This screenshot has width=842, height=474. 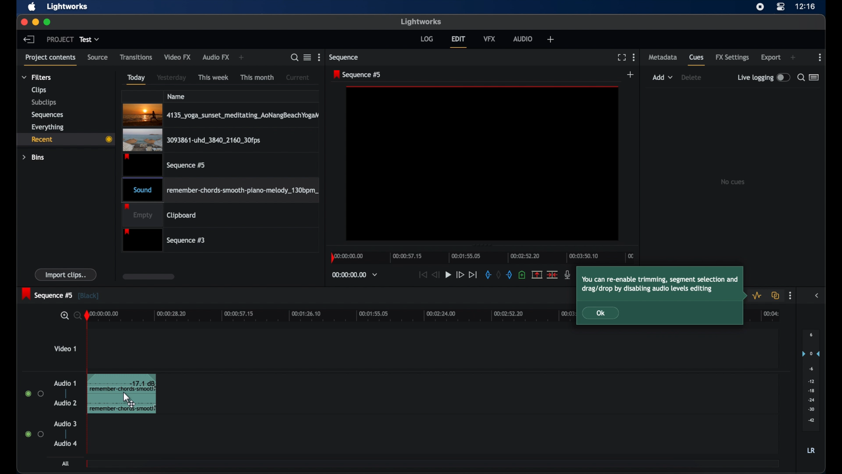 I want to click on edit, so click(x=458, y=42).